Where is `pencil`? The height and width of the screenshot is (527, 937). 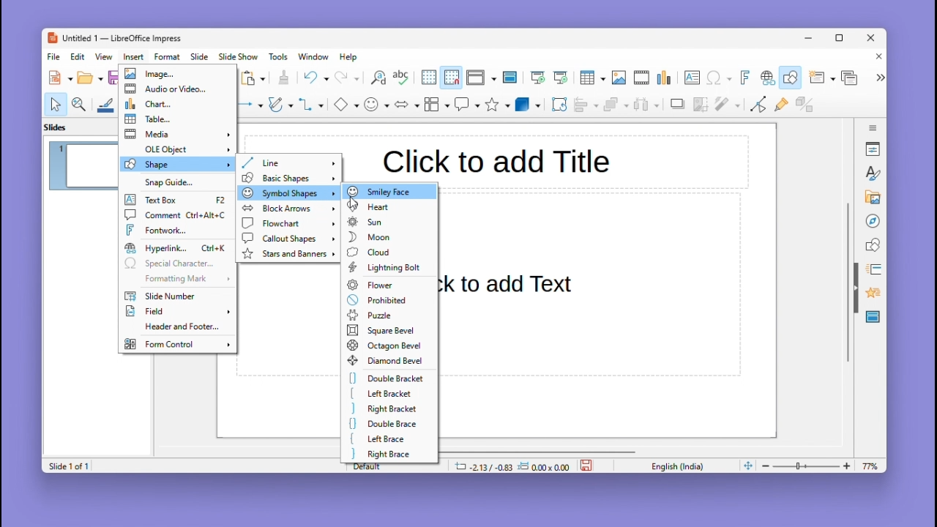 pencil is located at coordinates (280, 106).